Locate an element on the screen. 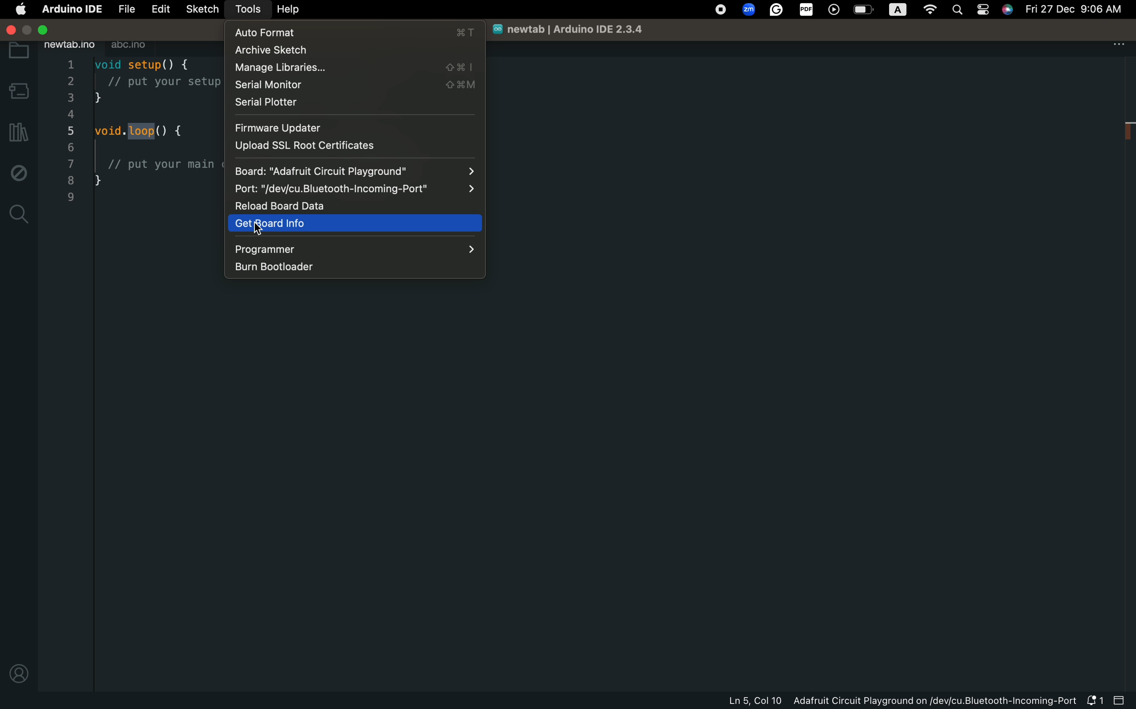 Image resolution: width=1136 pixels, height=709 pixels. archive sketch is located at coordinates (344, 49).